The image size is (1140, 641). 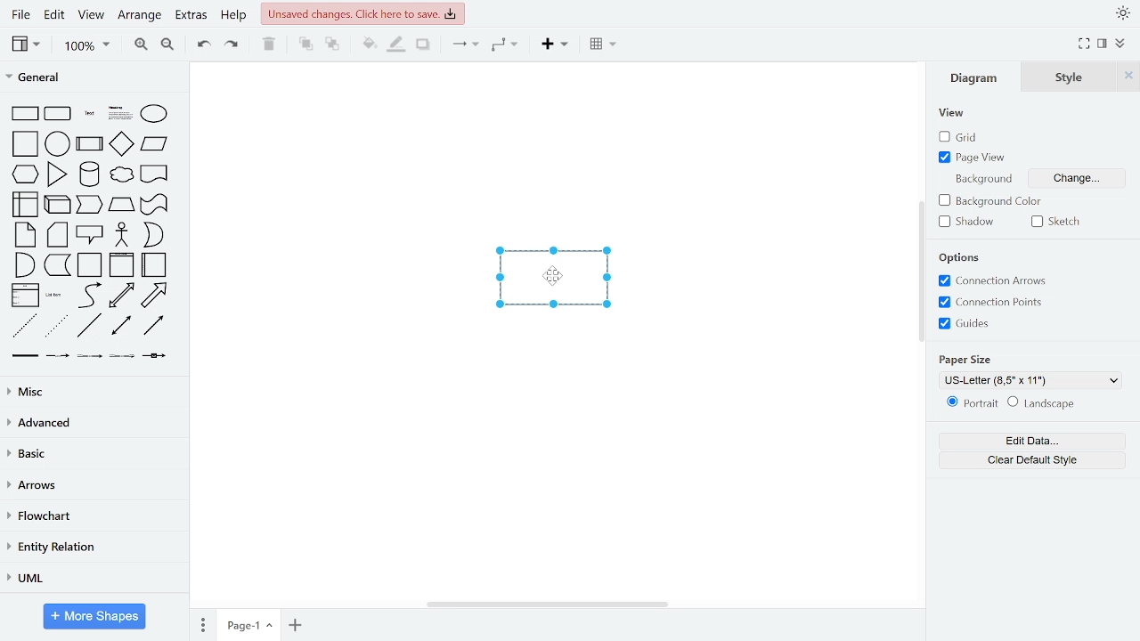 I want to click on shadow, so click(x=426, y=45).